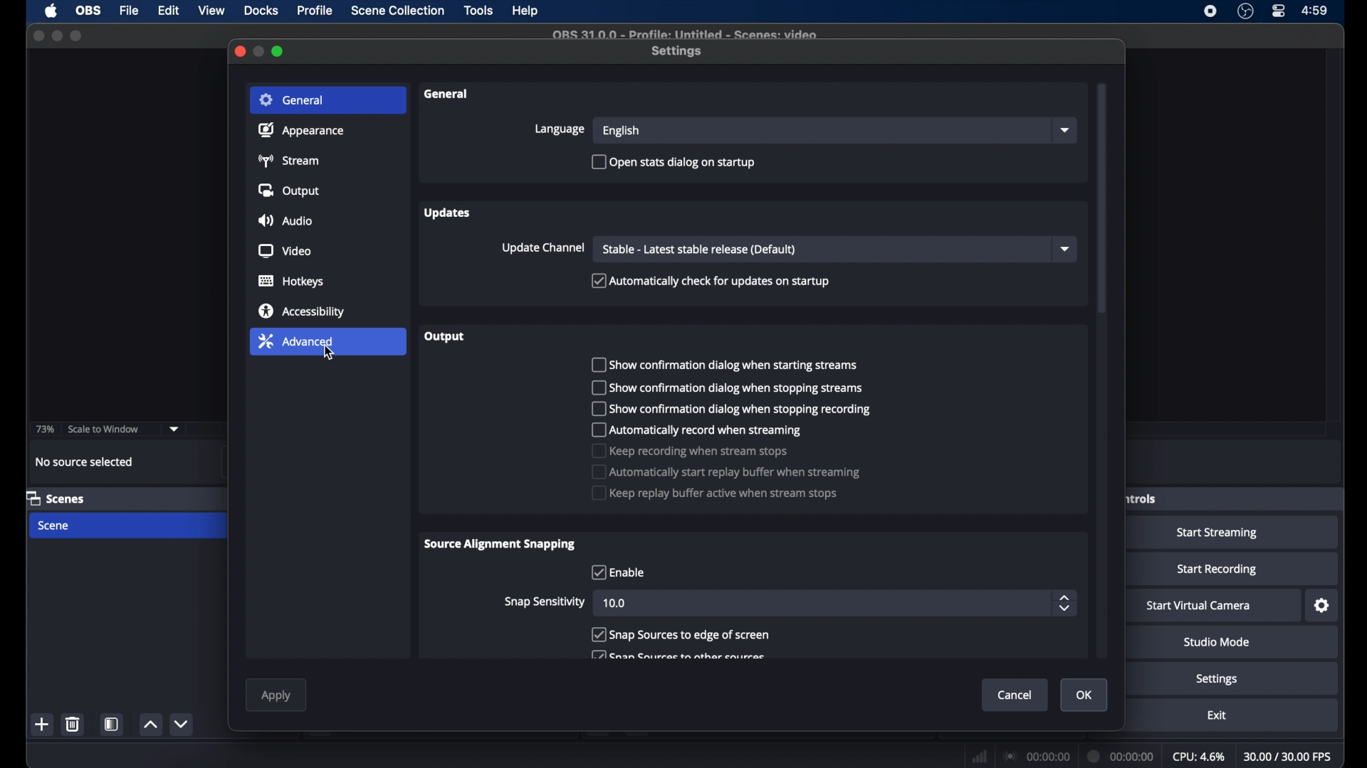 This screenshot has height=768, width=1367. I want to click on settings, so click(1217, 679).